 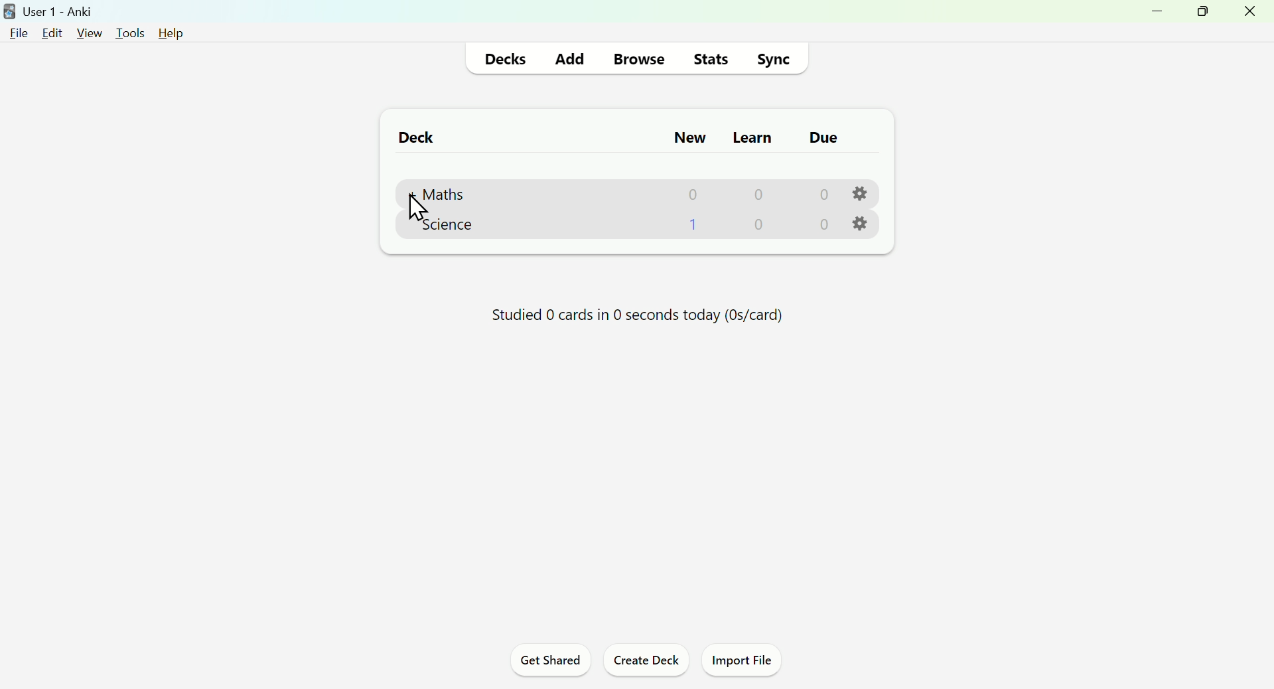 What do you see at coordinates (167, 32) in the screenshot?
I see `Help` at bounding box center [167, 32].